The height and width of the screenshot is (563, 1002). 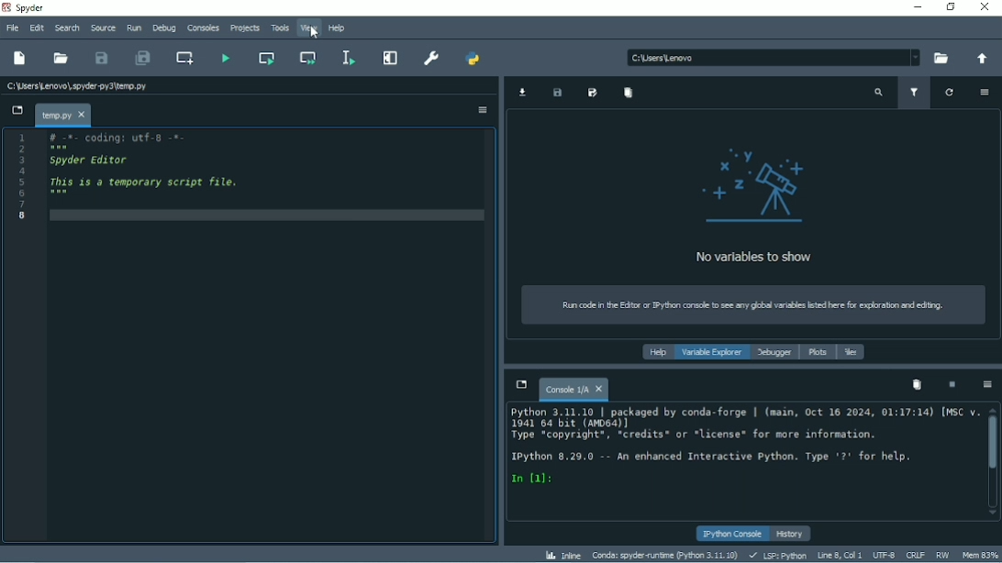 What do you see at coordinates (884, 554) in the screenshot?
I see `UTF` at bounding box center [884, 554].